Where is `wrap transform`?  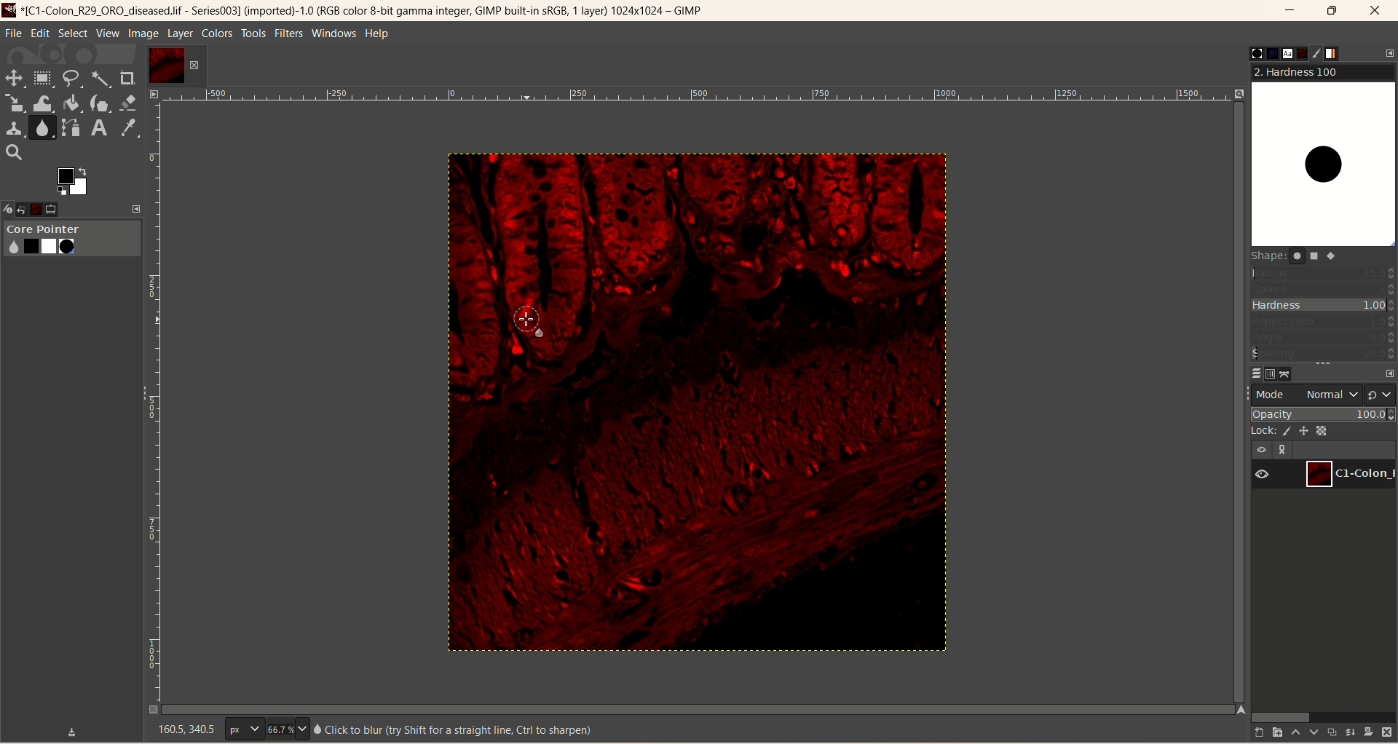 wrap transform is located at coordinates (42, 104).